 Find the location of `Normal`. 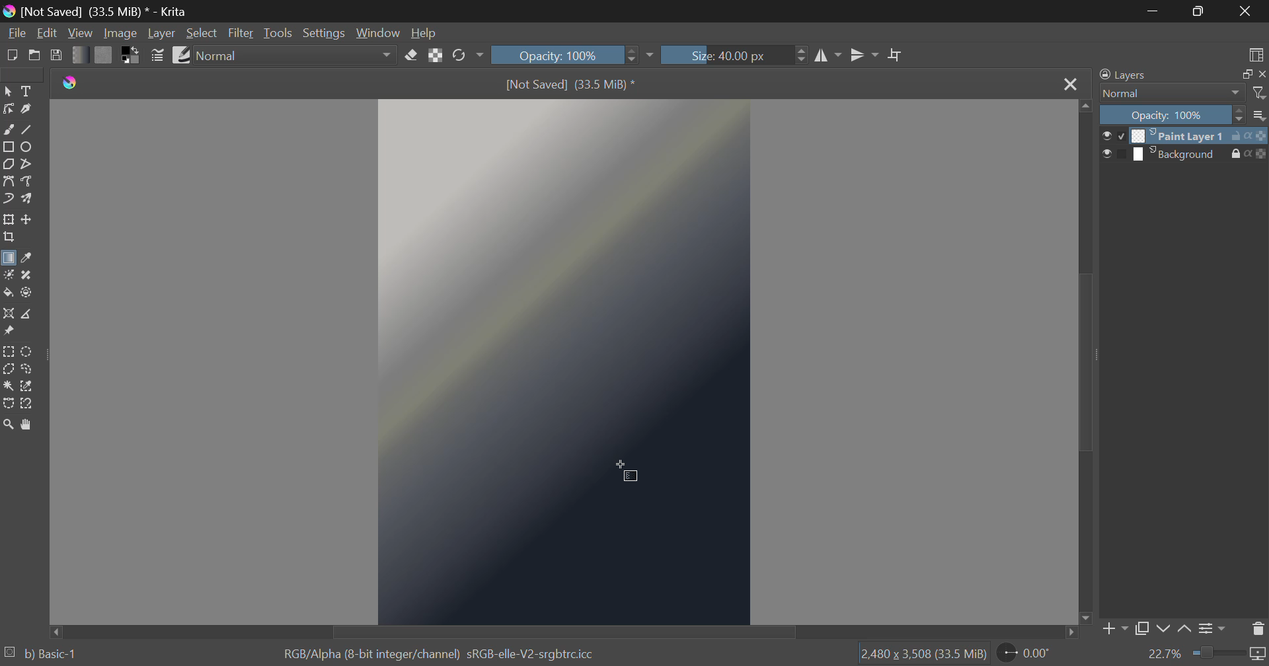

Normal is located at coordinates (1165, 93).